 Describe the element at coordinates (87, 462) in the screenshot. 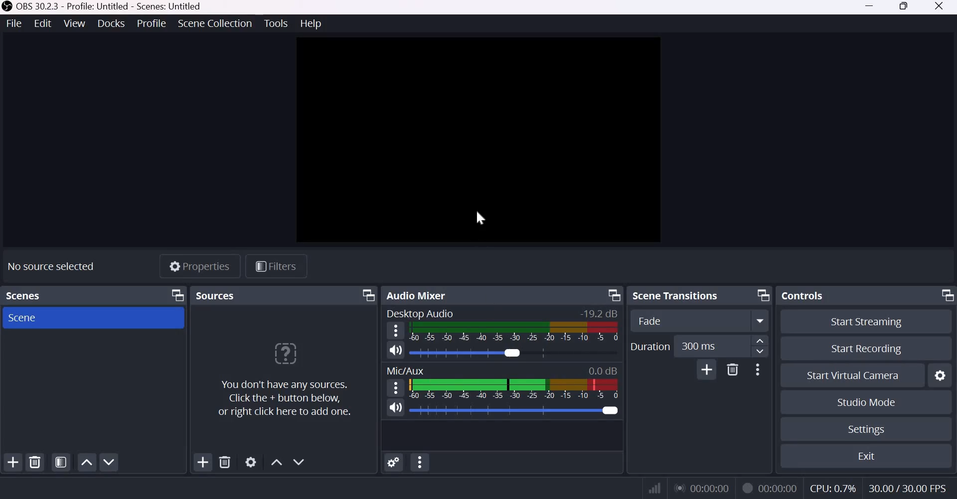

I see `Move scene up` at that location.